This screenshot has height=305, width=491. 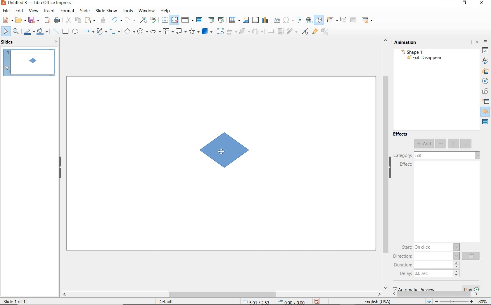 I want to click on show gluepoint functions, so click(x=315, y=32).